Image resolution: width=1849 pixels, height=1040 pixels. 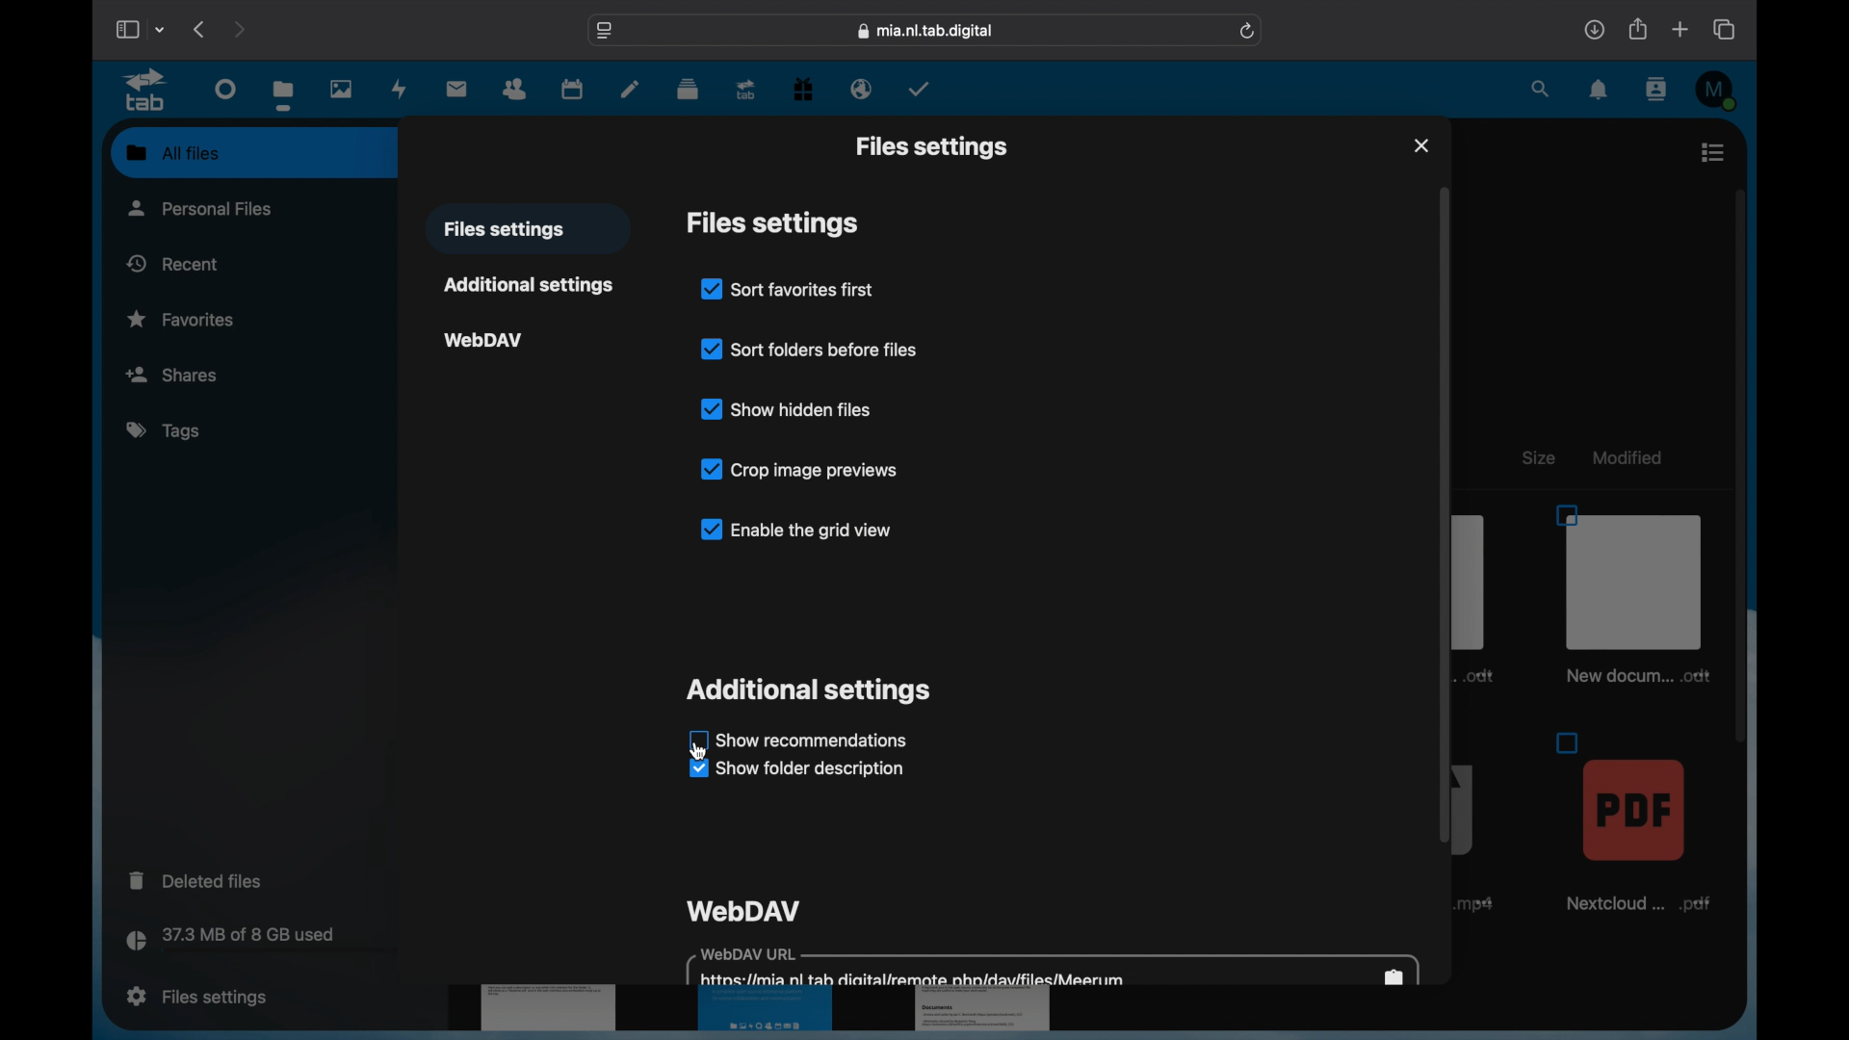 What do you see at coordinates (1711, 151) in the screenshot?
I see `list view` at bounding box center [1711, 151].